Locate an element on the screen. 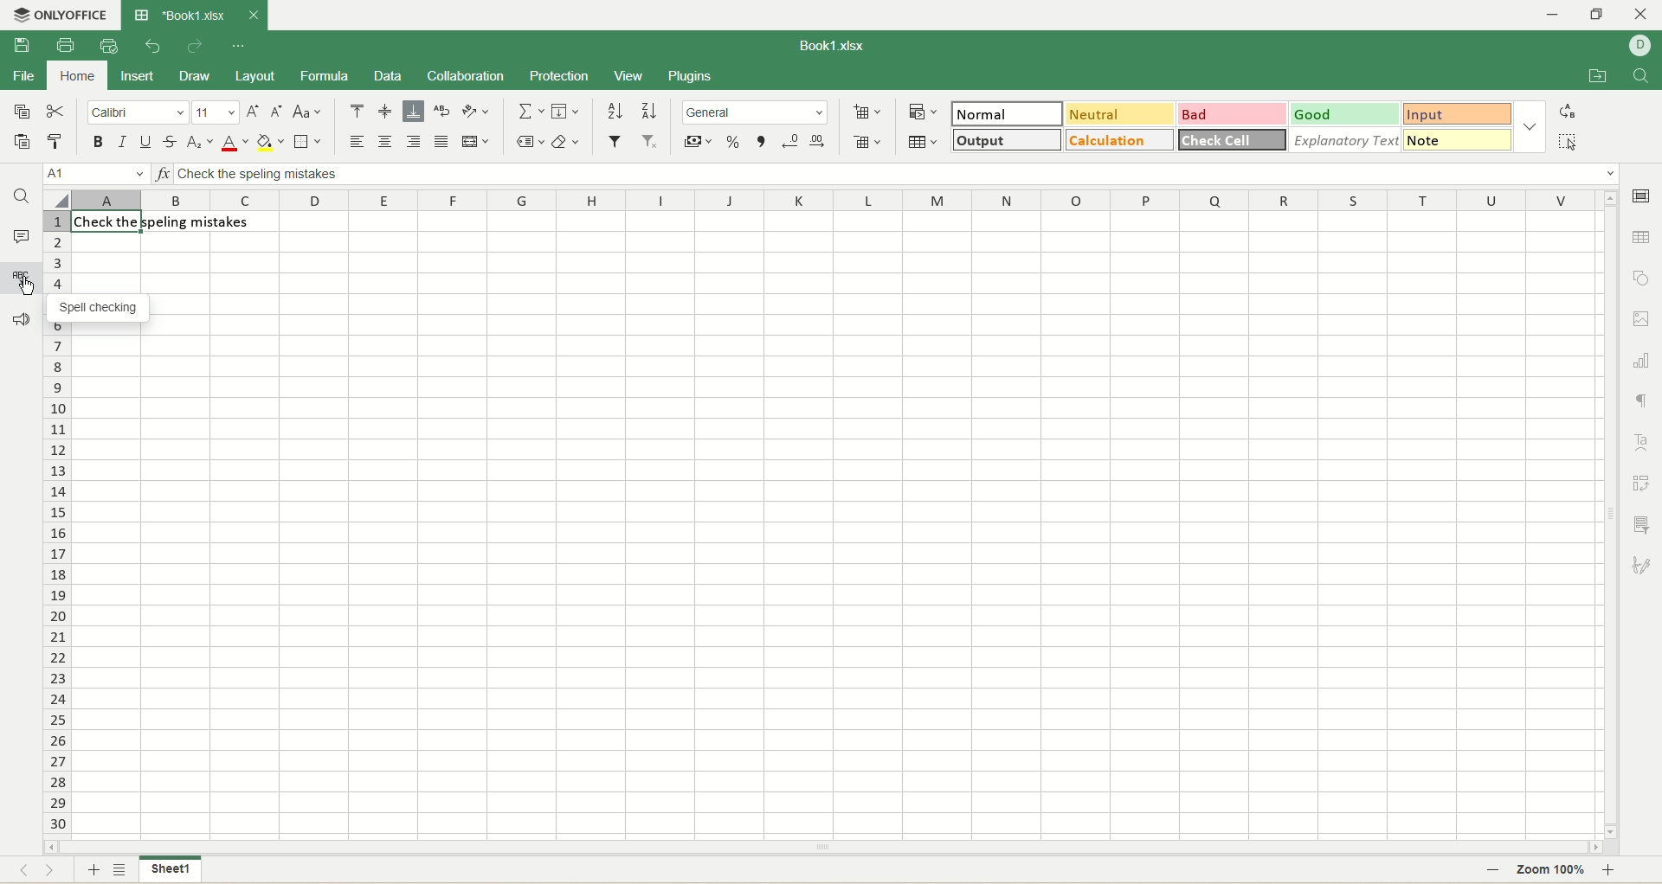 The image size is (1662, 884). sort ascending is located at coordinates (615, 111).